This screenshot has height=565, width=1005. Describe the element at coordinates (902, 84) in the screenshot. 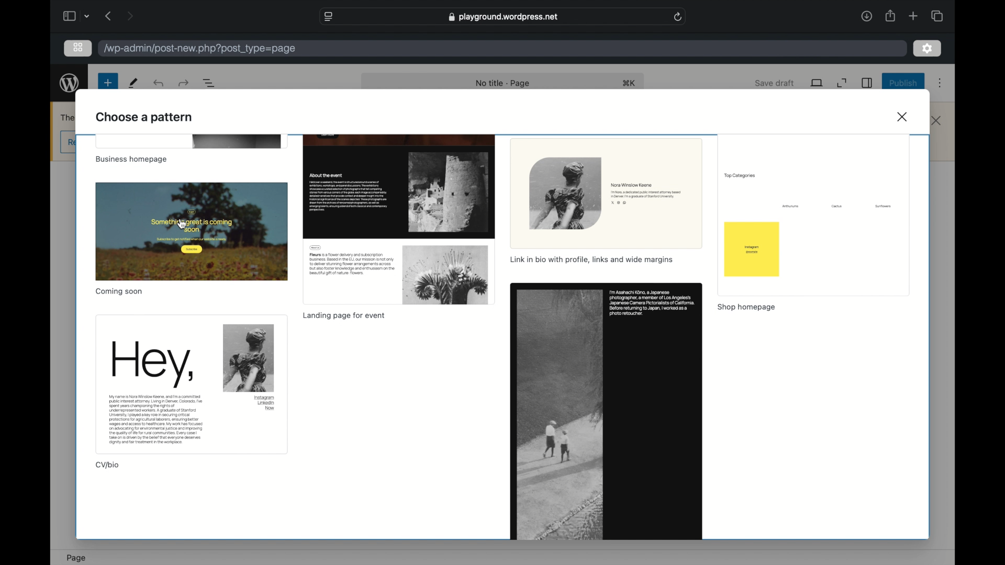

I see `publish` at that location.